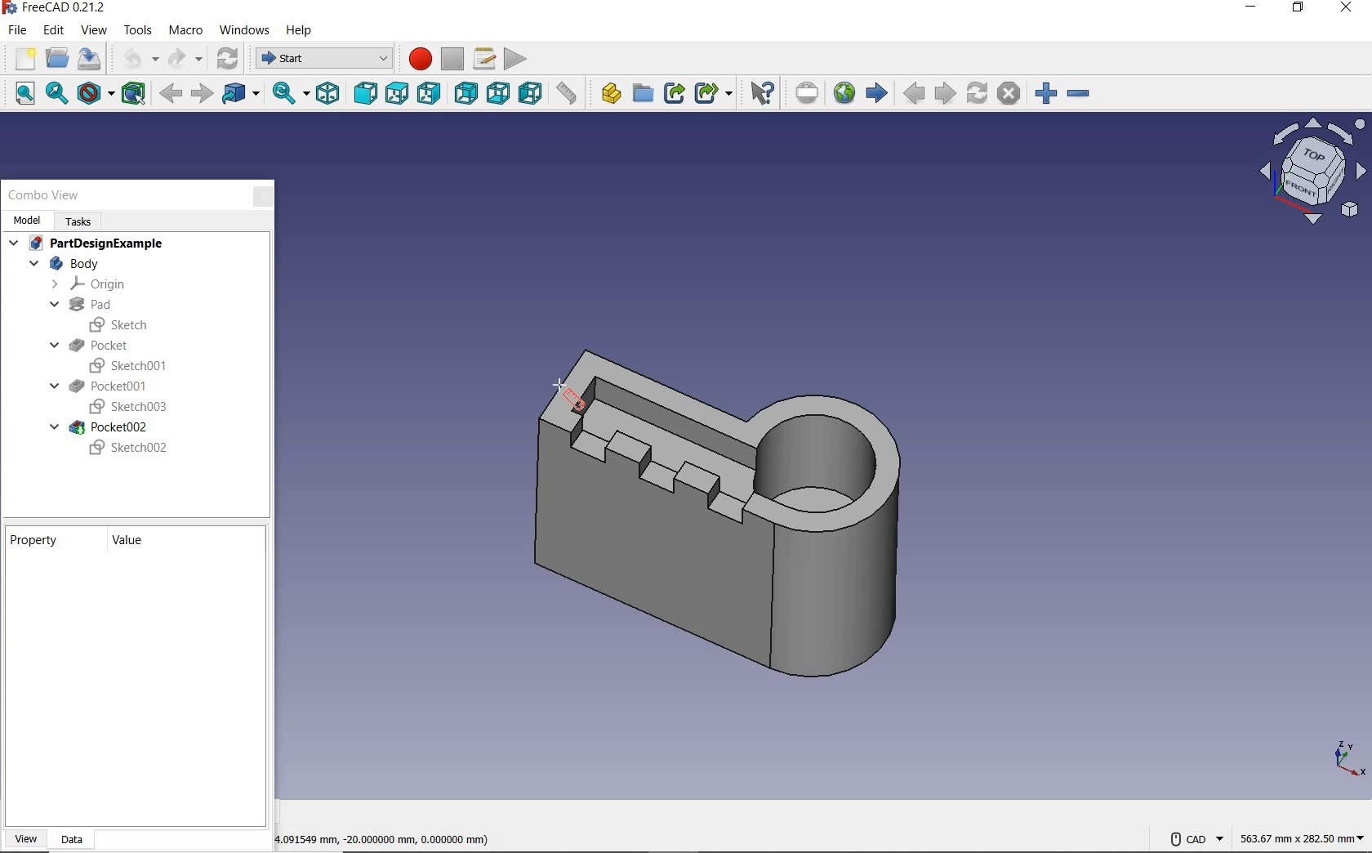  Describe the element at coordinates (1249, 9) in the screenshot. I see `minimize` at that location.